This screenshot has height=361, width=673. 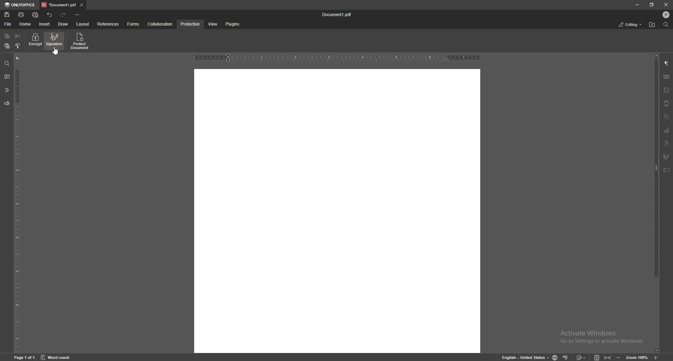 What do you see at coordinates (609, 356) in the screenshot?
I see `fit to width` at bounding box center [609, 356].